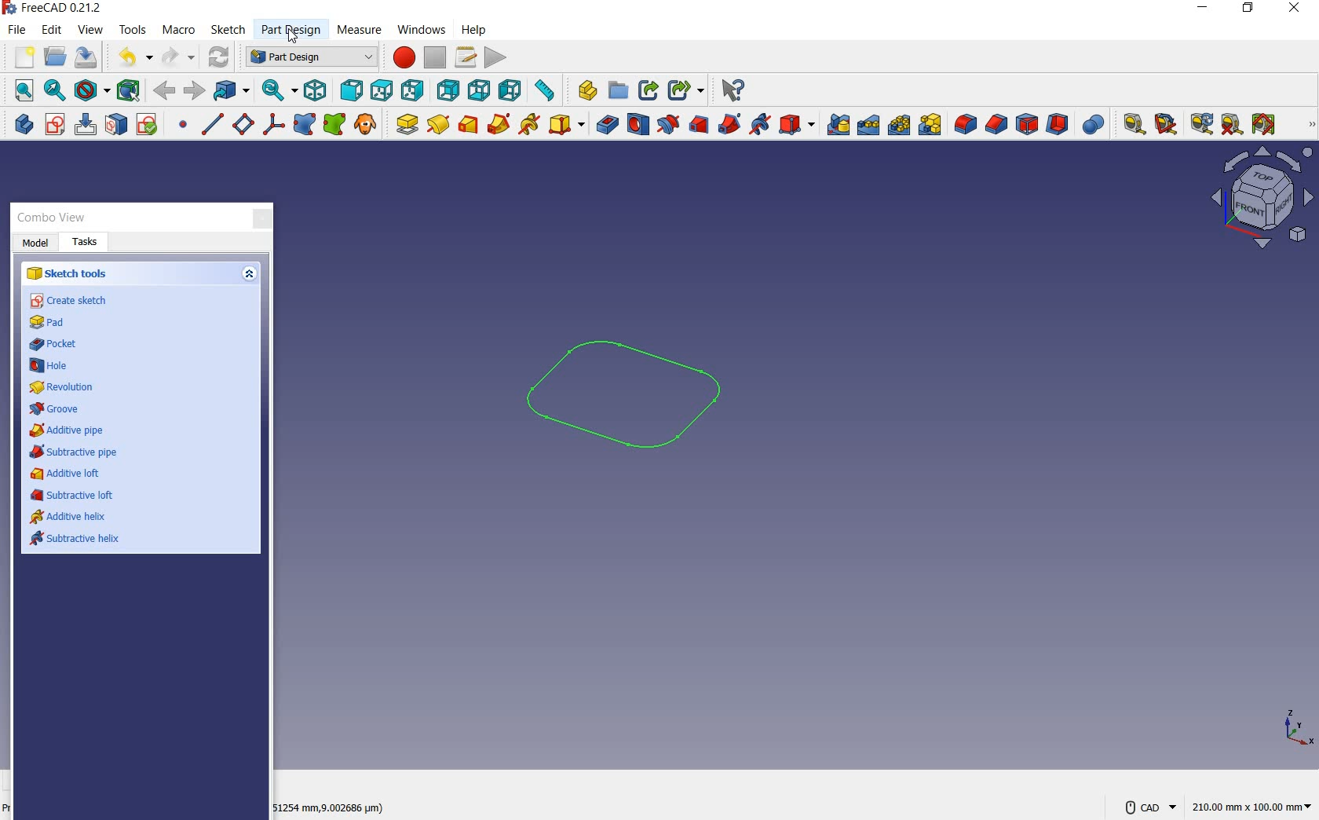  What do you see at coordinates (68, 272) in the screenshot?
I see `sketch tools` at bounding box center [68, 272].